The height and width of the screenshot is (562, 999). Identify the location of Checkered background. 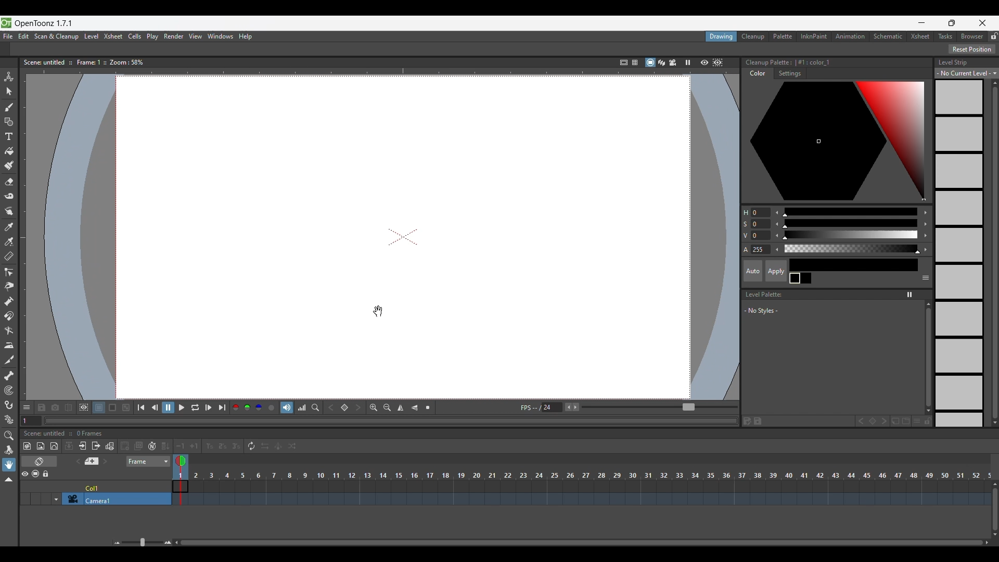
(126, 407).